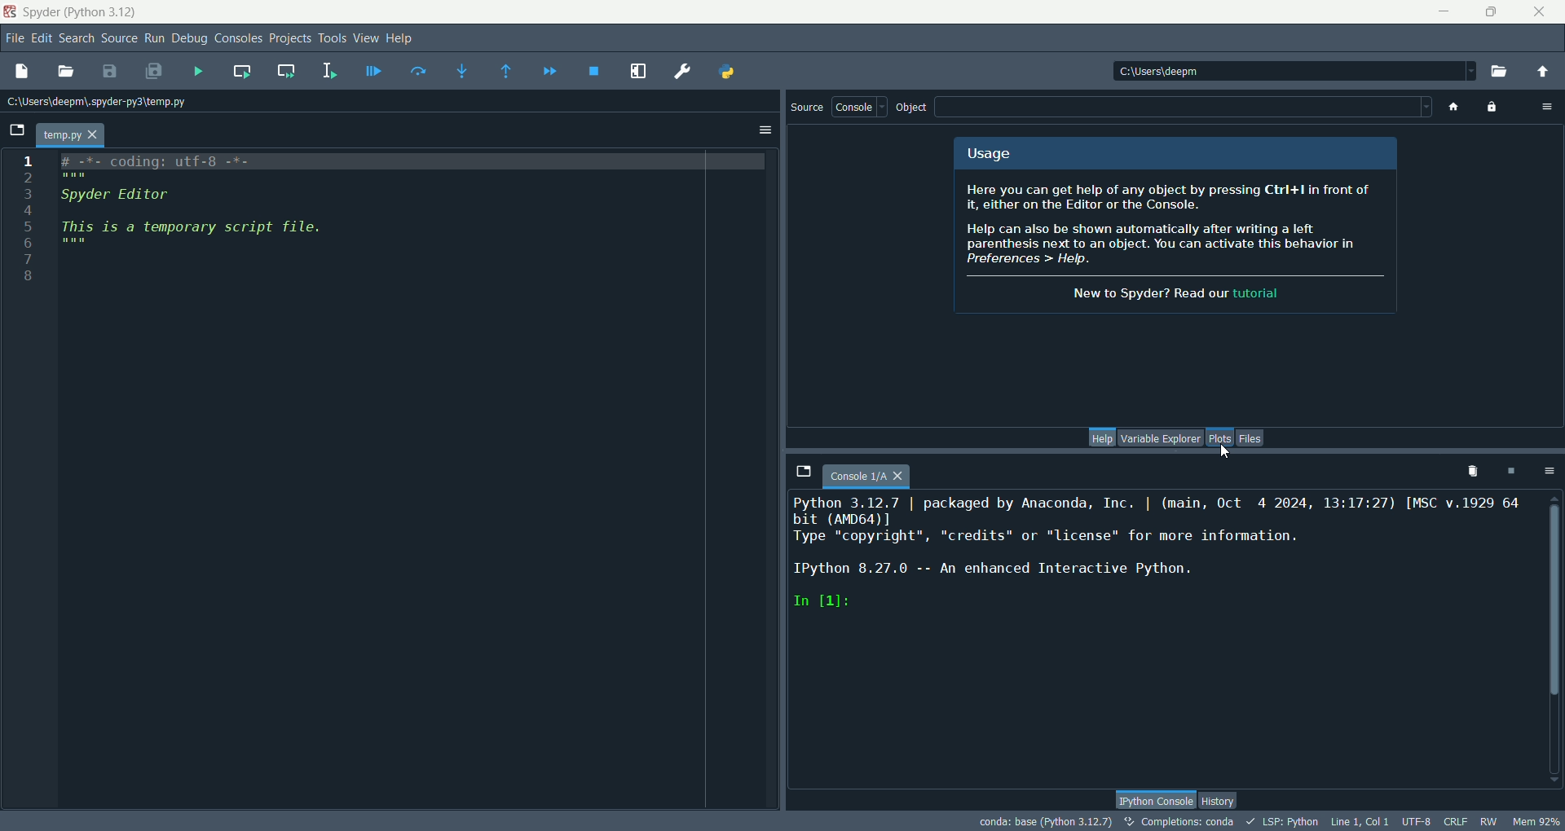  I want to click on help, so click(1102, 437).